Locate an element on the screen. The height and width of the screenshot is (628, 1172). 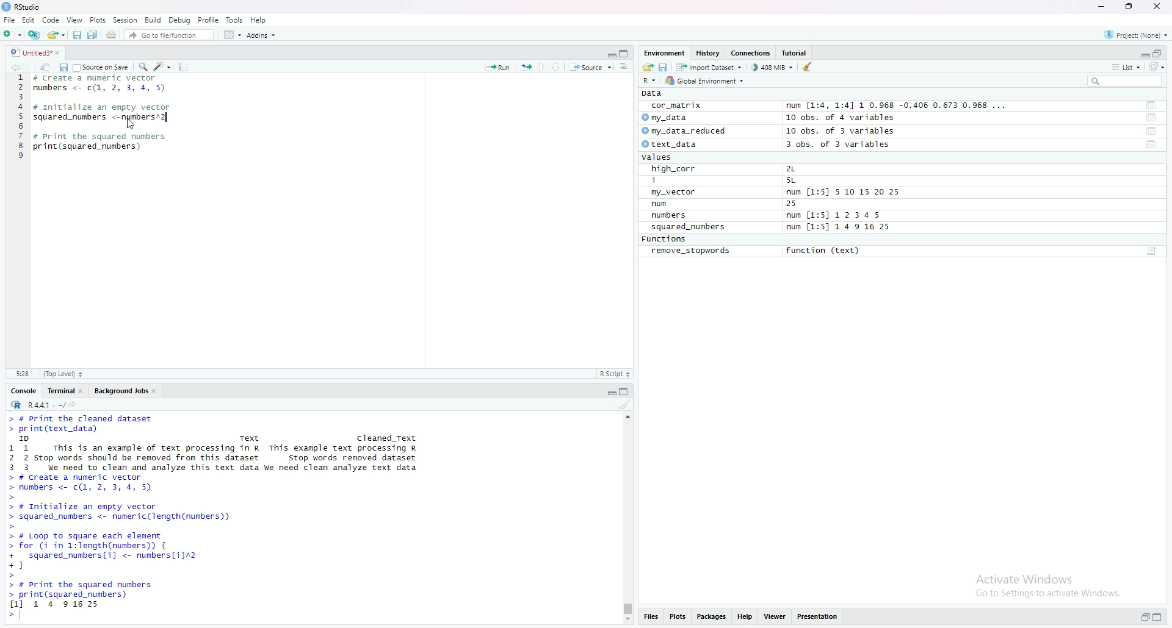
view the current working directory is located at coordinates (73, 404).